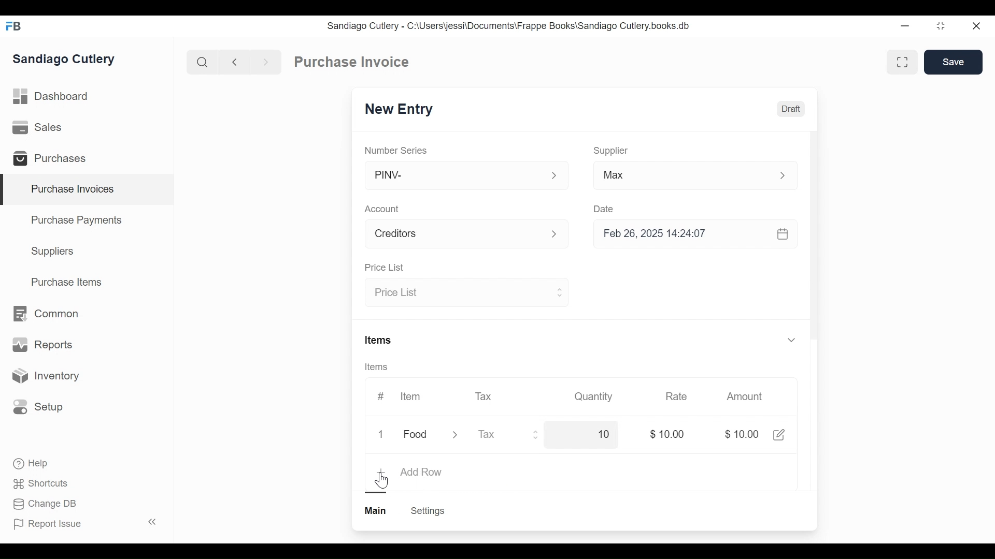 The width and height of the screenshot is (995, 559). I want to click on Max, so click(675, 177).